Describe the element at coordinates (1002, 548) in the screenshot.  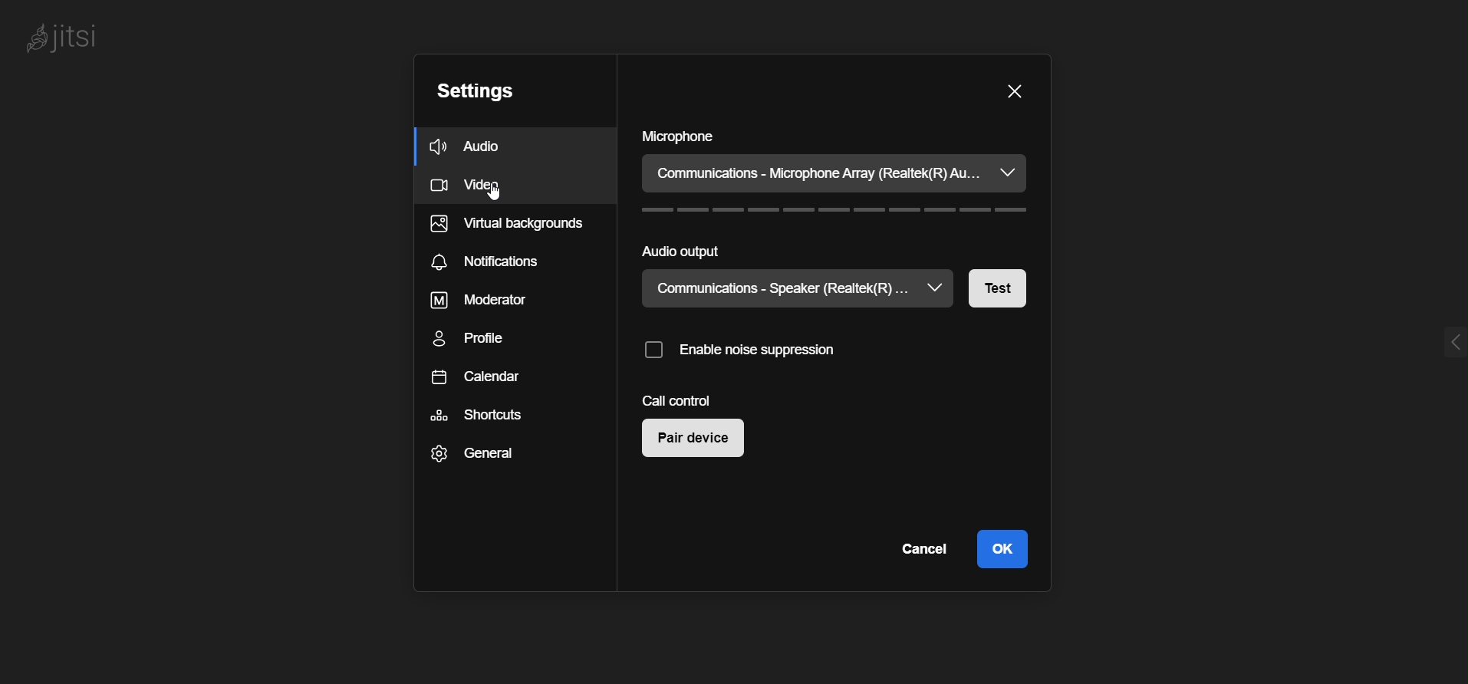
I see `ok` at that location.